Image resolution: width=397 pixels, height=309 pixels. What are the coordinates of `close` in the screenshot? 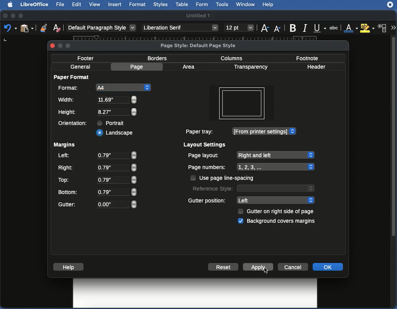 It's located at (51, 46).